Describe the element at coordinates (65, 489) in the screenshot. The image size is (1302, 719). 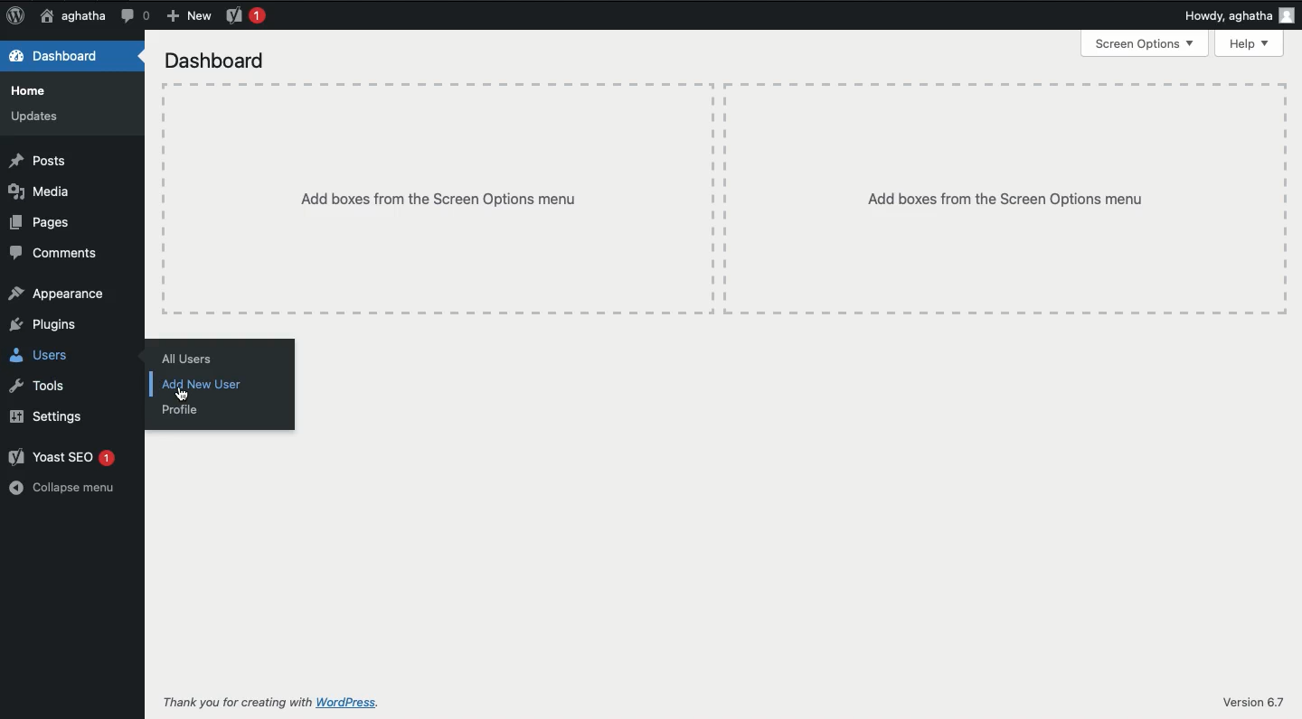
I see `Collapse menu` at that location.